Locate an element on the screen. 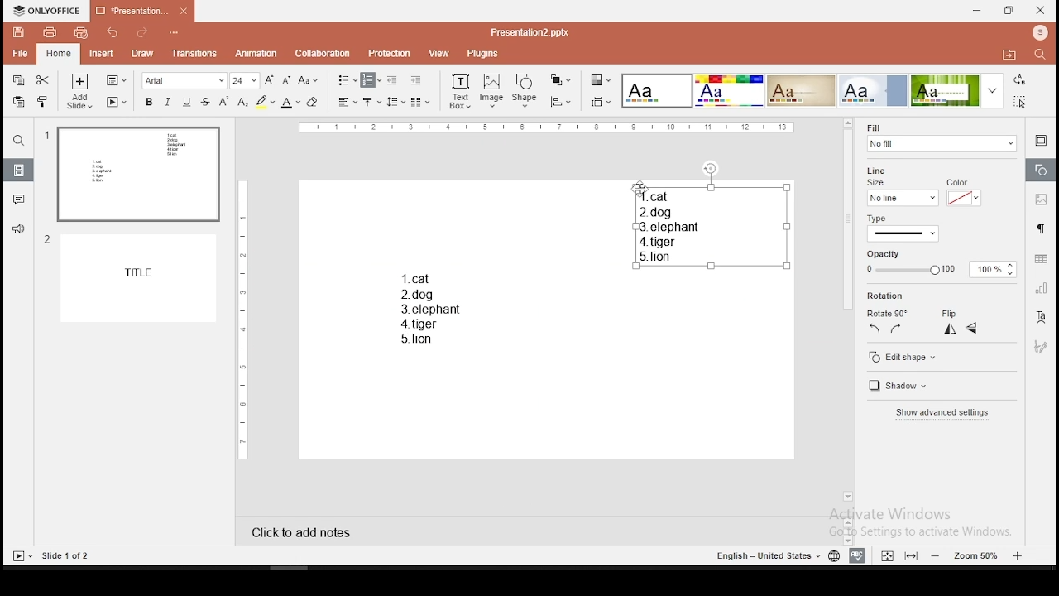 The width and height of the screenshot is (1059, 596). options is located at coordinates (175, 34).